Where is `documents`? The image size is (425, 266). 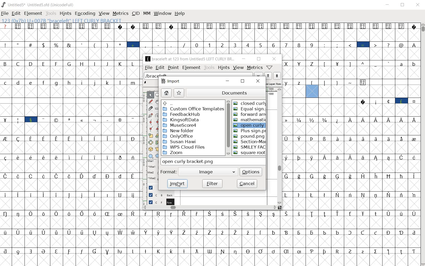
documents is located at coordinates (226, 93).